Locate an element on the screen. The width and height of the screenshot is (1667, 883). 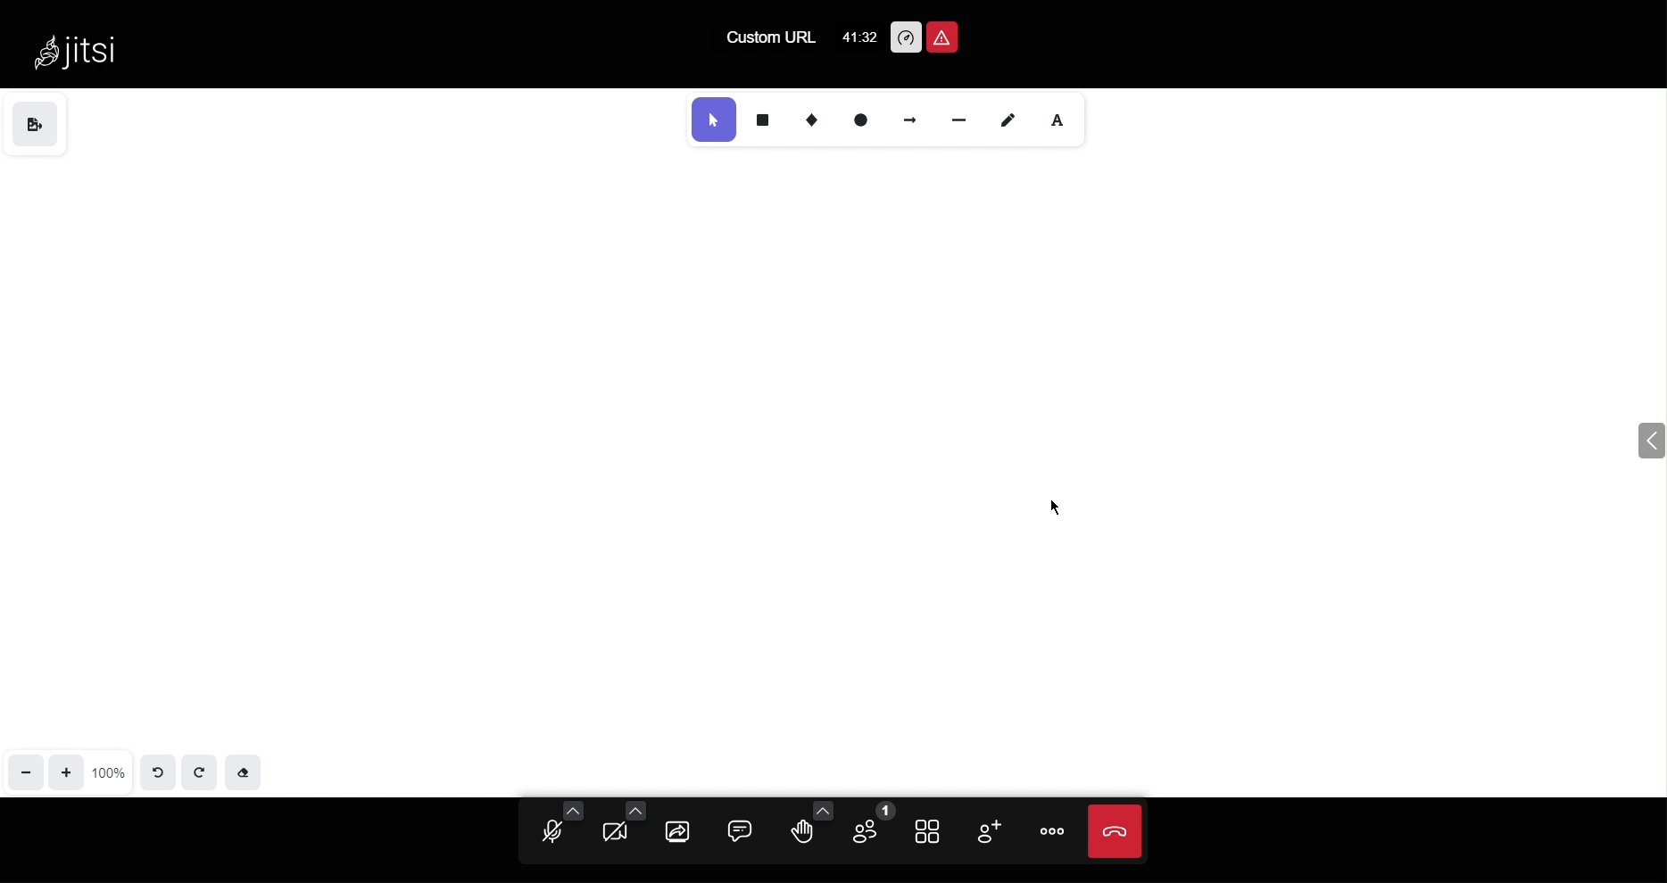
41:32 is located at coordinates (859, 33).